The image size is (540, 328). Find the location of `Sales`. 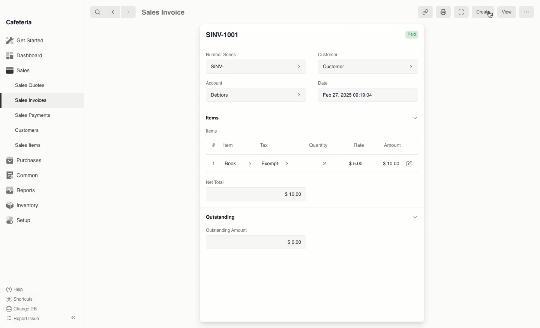

Sales is located at coordinates (19, 70).